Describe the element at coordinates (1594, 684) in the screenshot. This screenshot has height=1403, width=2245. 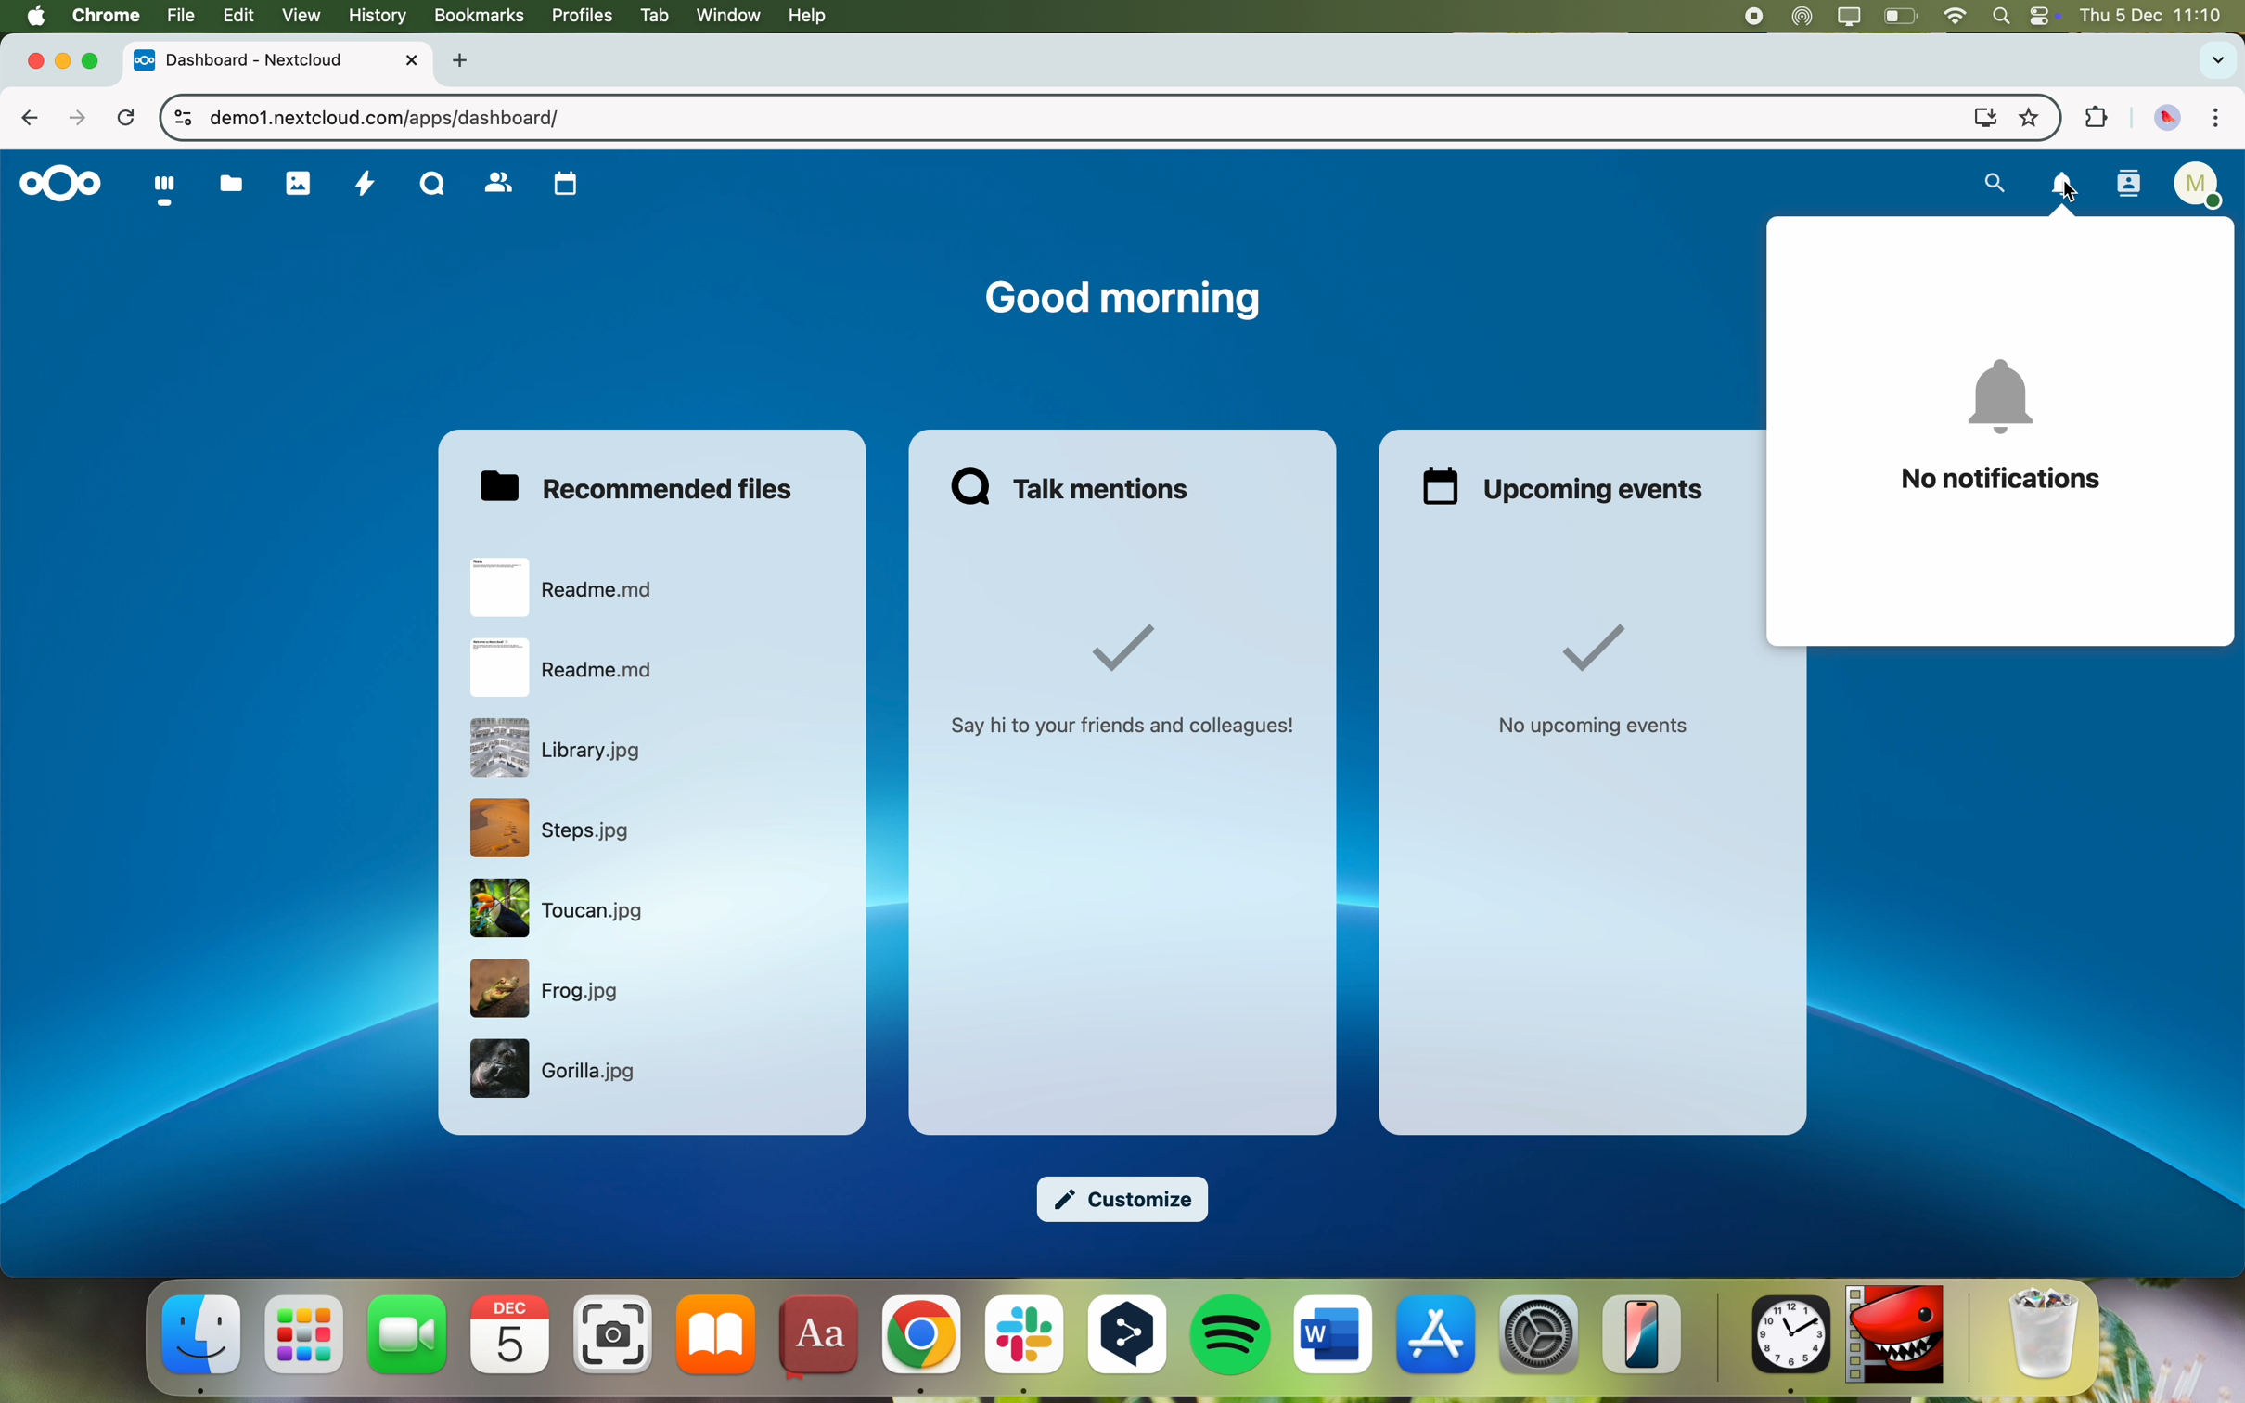
I see `no upcoming events` at that location.